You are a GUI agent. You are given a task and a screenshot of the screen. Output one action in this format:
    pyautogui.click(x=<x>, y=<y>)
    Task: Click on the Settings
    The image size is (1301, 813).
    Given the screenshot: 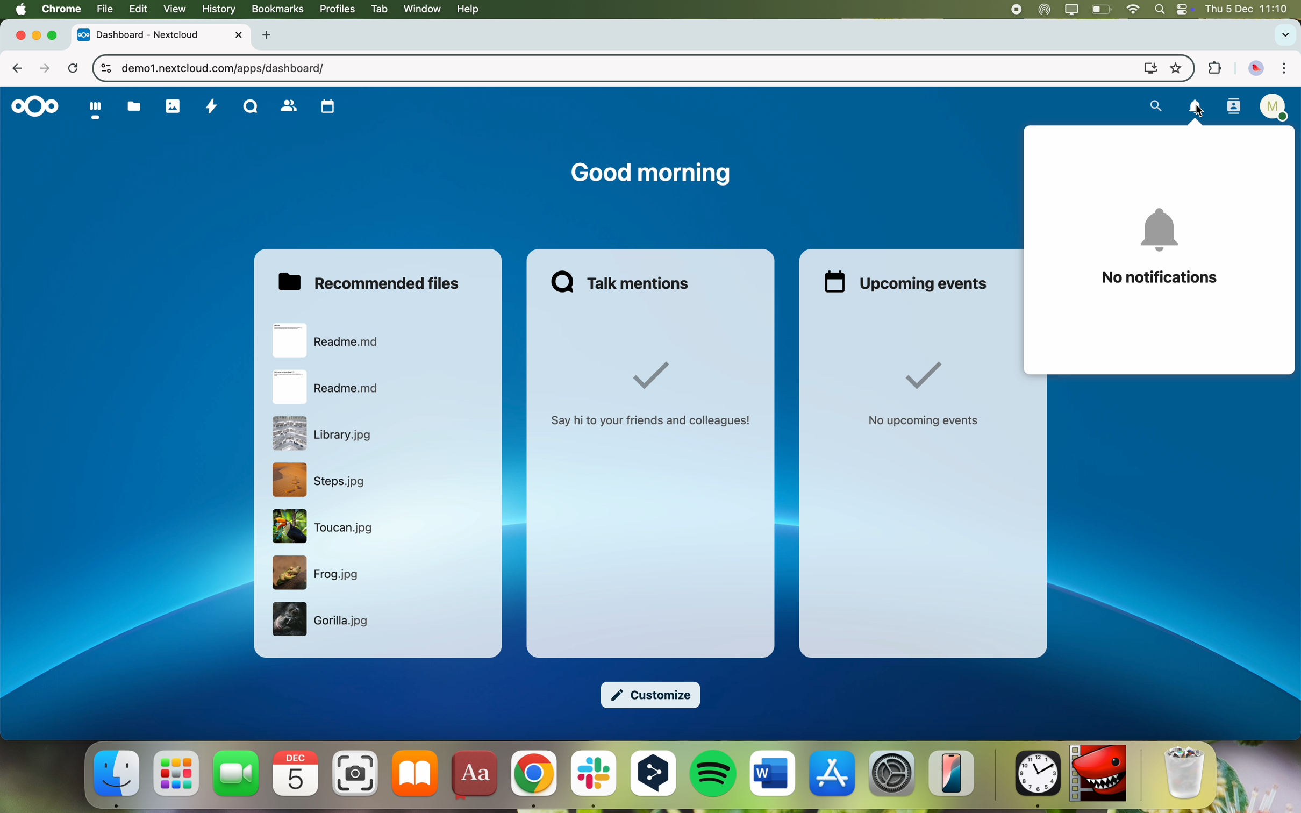 What is the action you would take?
    pyautogui.click(x=892, y=774)
    